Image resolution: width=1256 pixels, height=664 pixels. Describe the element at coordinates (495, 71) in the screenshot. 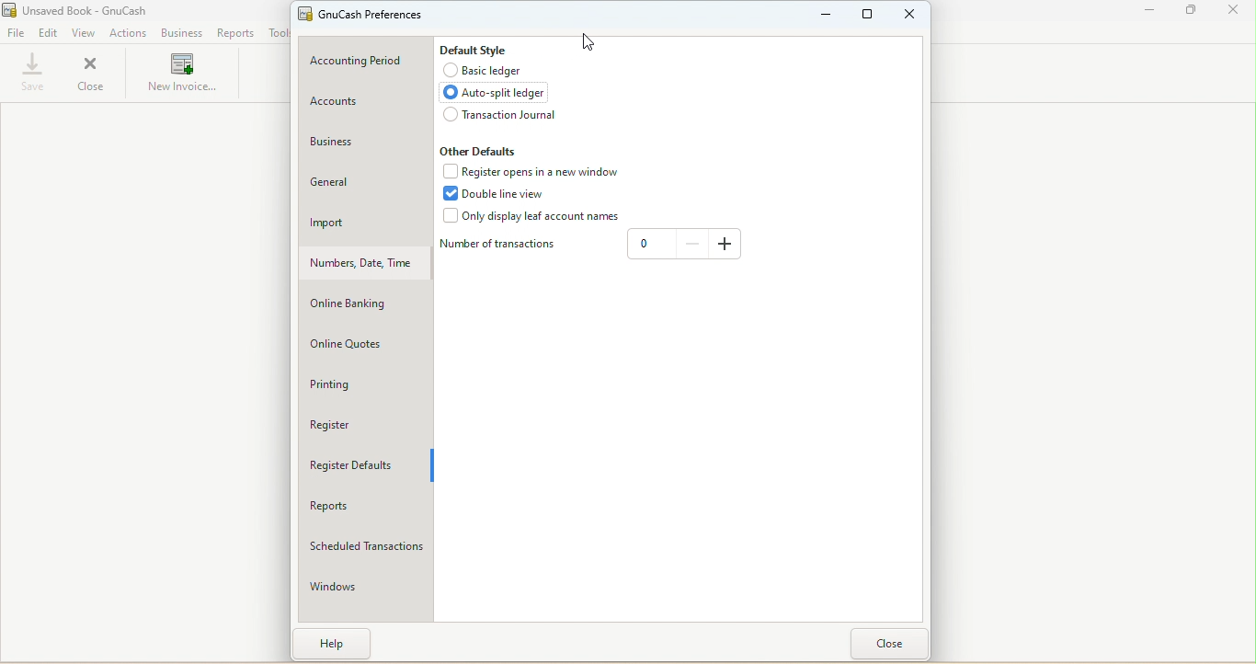

I see `Basic ledger` at that location.